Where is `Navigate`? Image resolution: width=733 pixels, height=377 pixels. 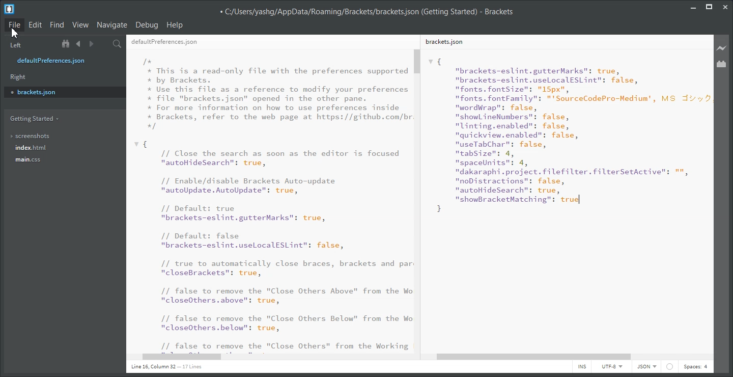 Navigate is located at coordinates (112, 25).